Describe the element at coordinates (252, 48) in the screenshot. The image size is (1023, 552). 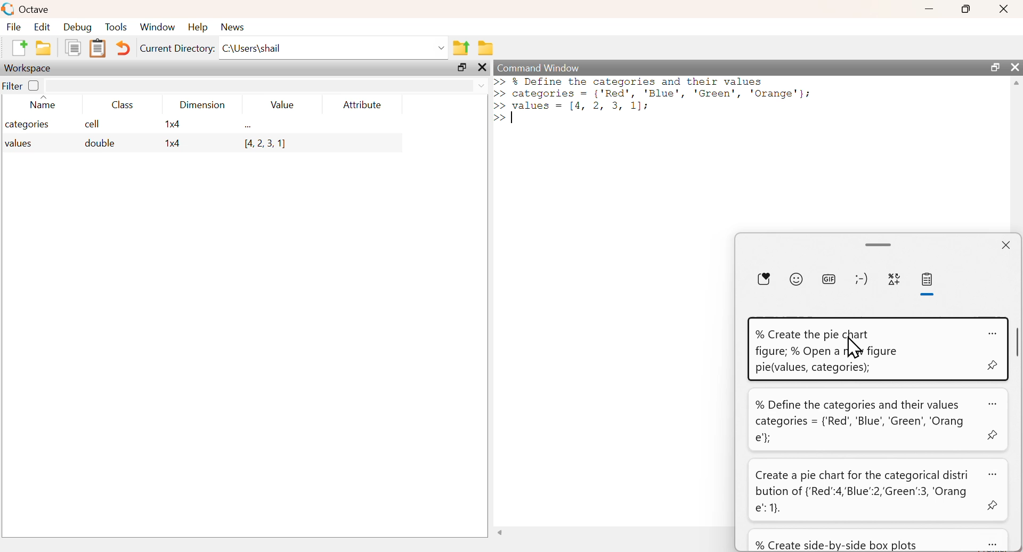
I see `C:\Users\shail` at that location.